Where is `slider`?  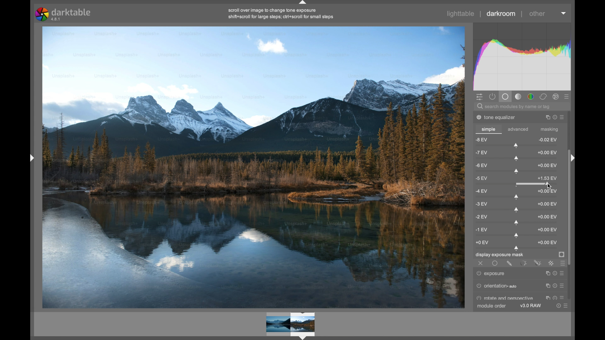 slider is located at coordinates (516, 223).